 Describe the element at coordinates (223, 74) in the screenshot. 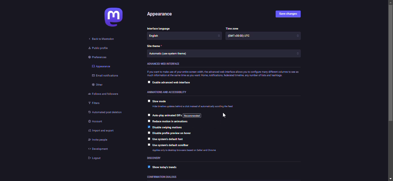

I see `info` at that location.